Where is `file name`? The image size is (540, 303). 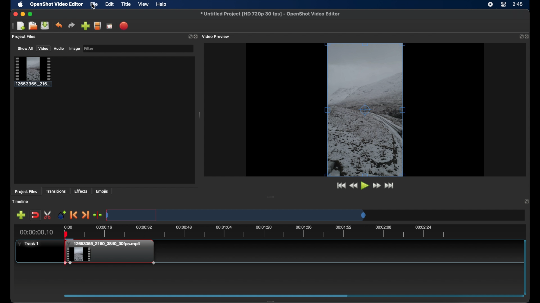
file name is located at coordinates (271, 14).